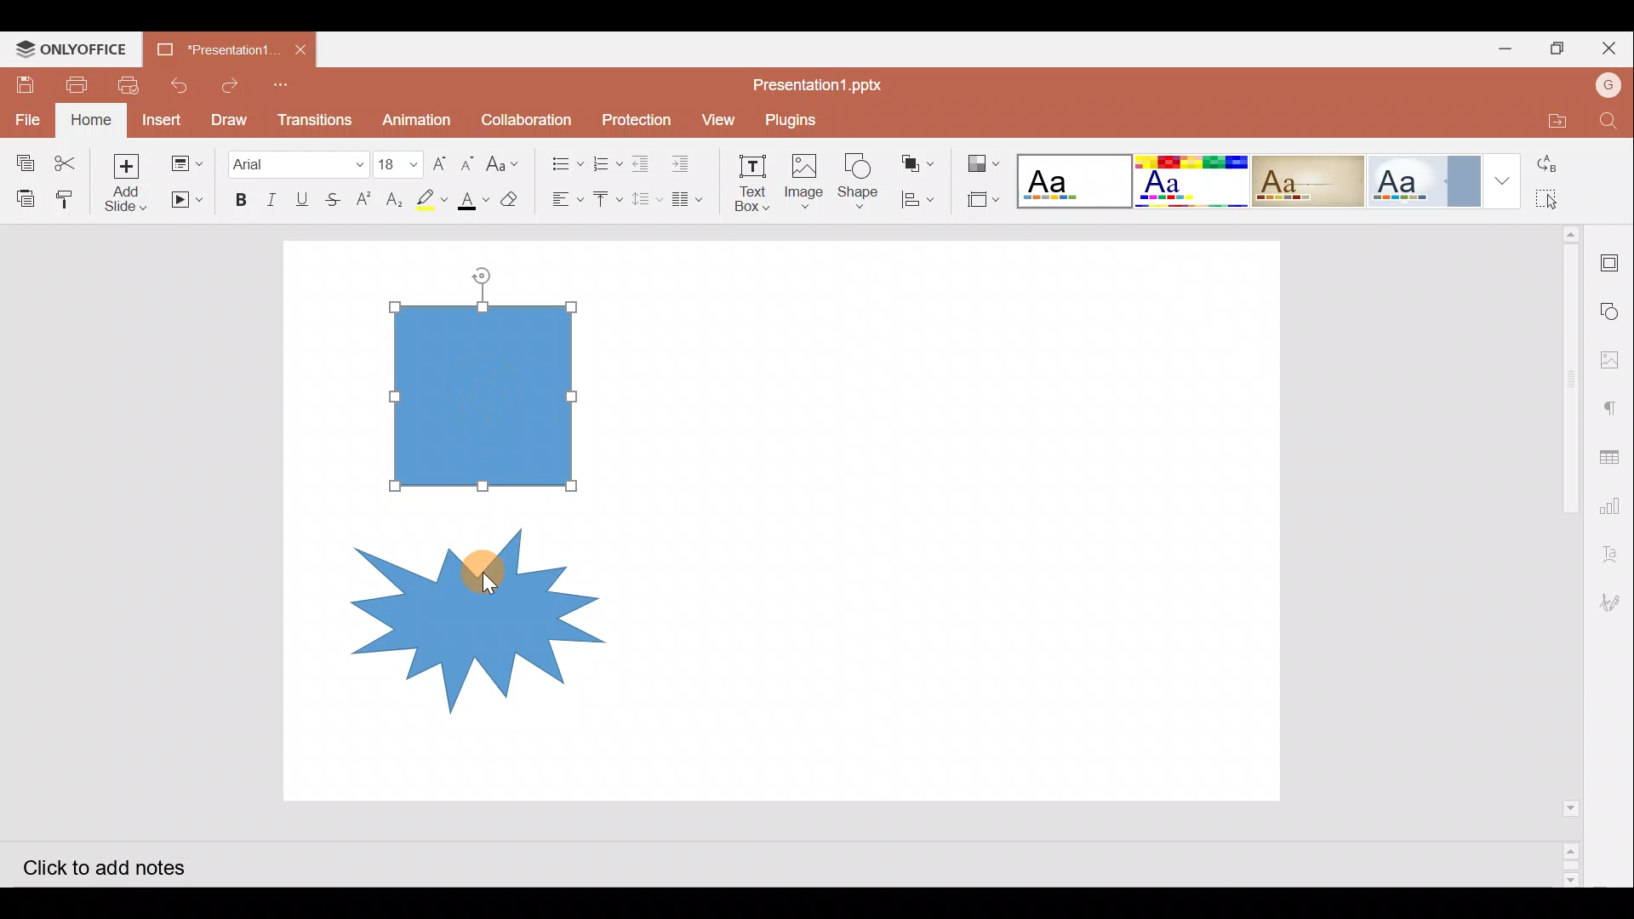 This screenshot has height=919, width=1634. I want to click on Quick print, so click(132, 82).